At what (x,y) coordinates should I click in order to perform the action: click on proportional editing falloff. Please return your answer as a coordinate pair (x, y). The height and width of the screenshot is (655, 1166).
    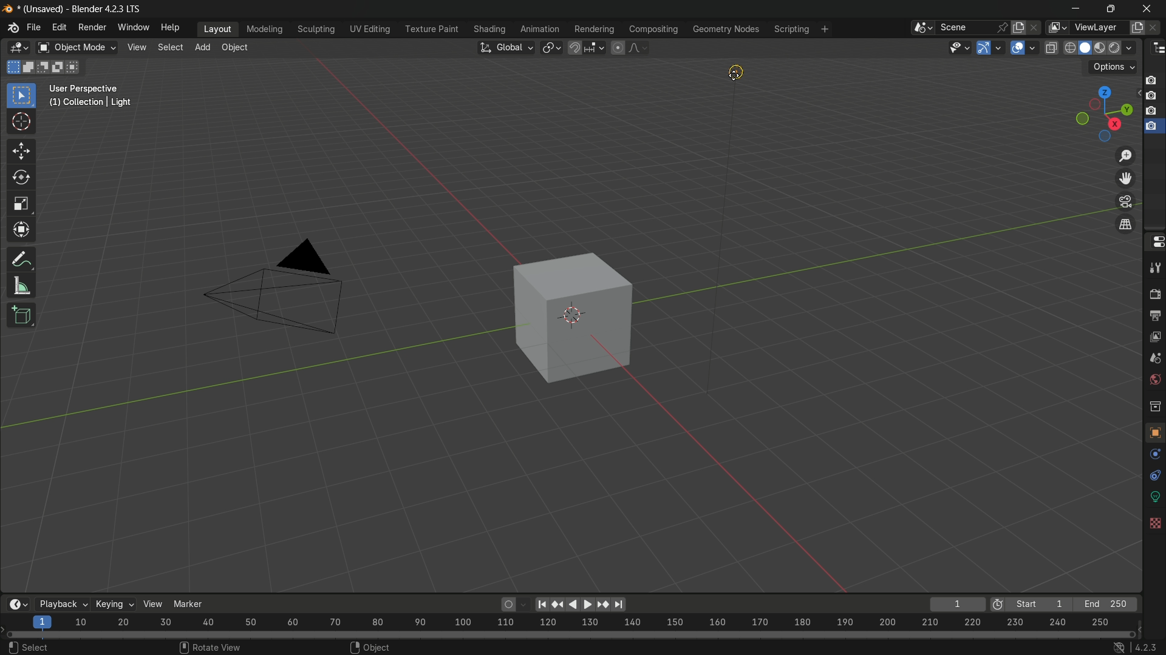
    Looking at the image, I should click on (639, 47).